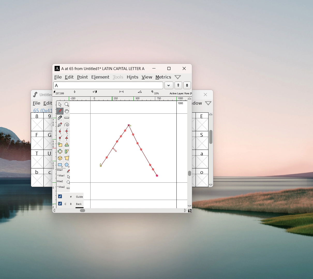  I want to click on 65 (0x41, so click(41, 110).